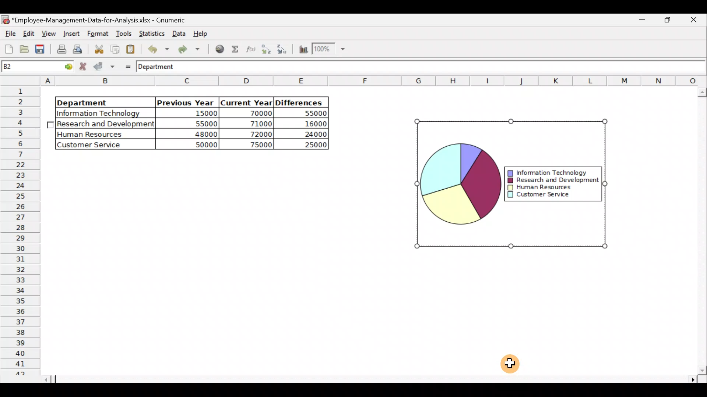  What do you see at coordinates (99, 48) in the screenshot?
I see `Cut the selection` at bounding box center [99, 48].